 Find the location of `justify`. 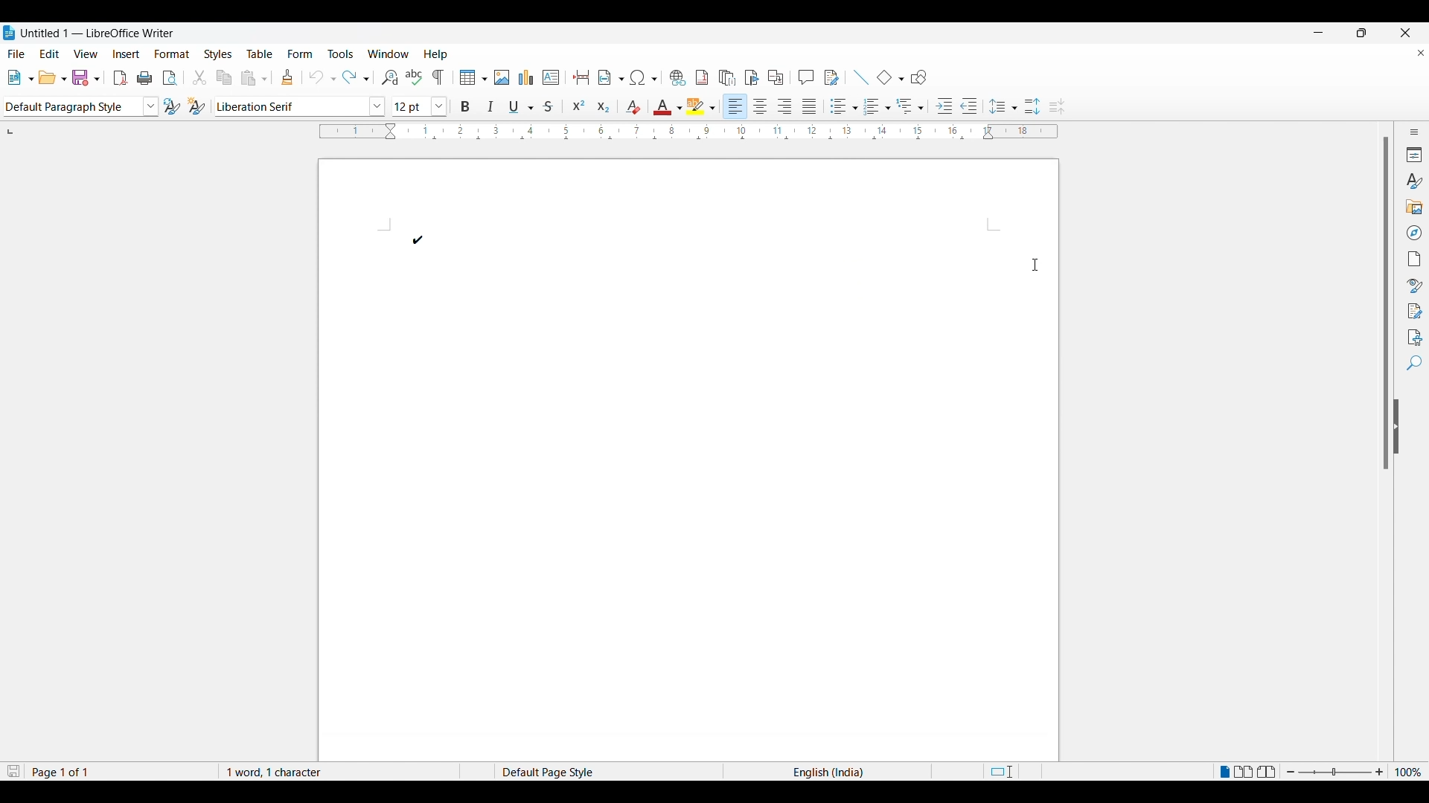

justify is located at coordinates (811, 104).